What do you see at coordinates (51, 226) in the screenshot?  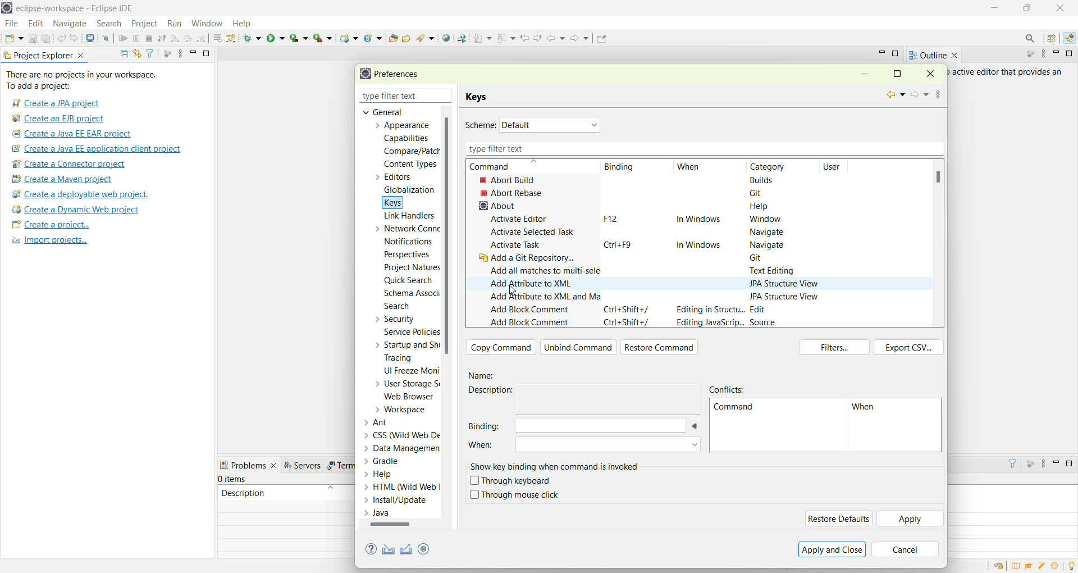 I see `create a project` at bounding box center [51, 226].